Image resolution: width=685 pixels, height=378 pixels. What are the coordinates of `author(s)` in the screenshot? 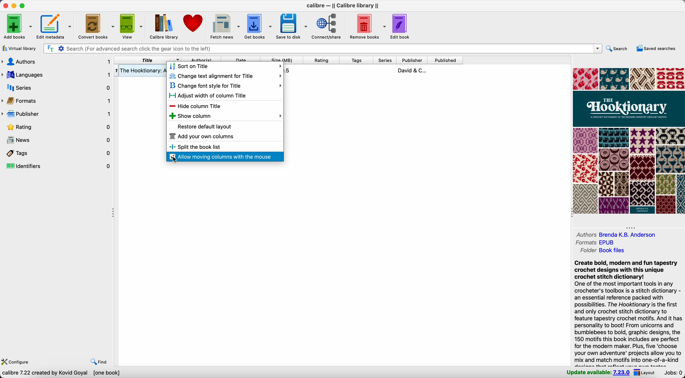 It's located at (201, 59).